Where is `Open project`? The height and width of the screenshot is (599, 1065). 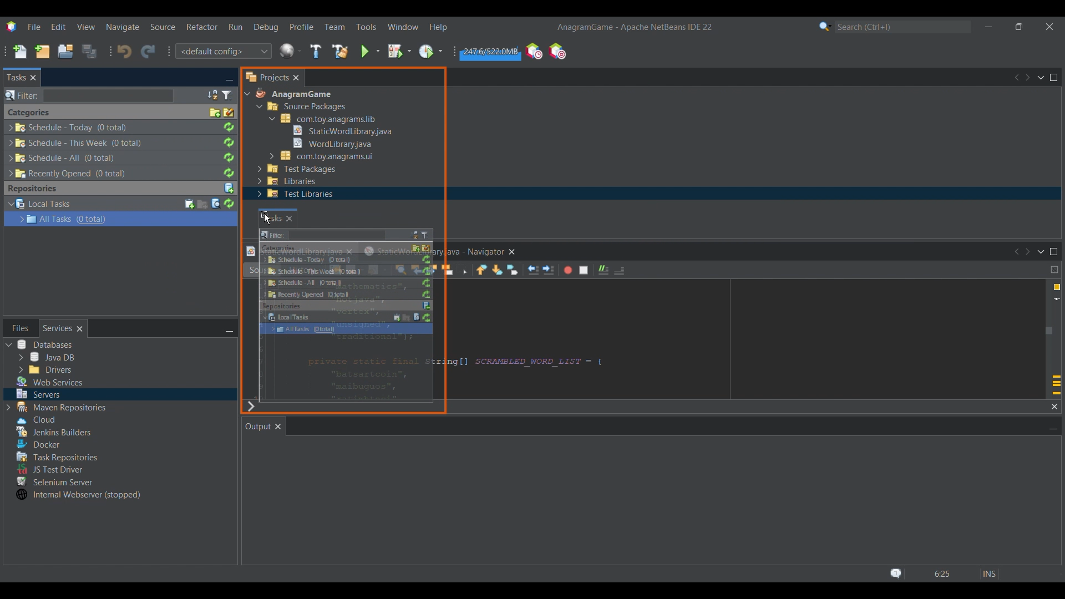
Open project is located at coordinates (65, 52).